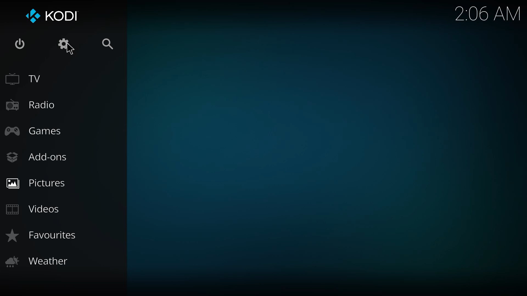 This screenshot has height=296, width=527. I want to click on power, so click(23, 44).